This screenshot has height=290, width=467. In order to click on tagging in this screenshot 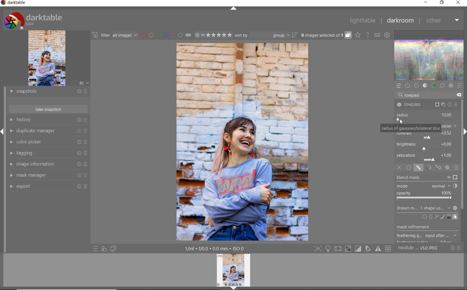, I will do `click(48, 154)`.